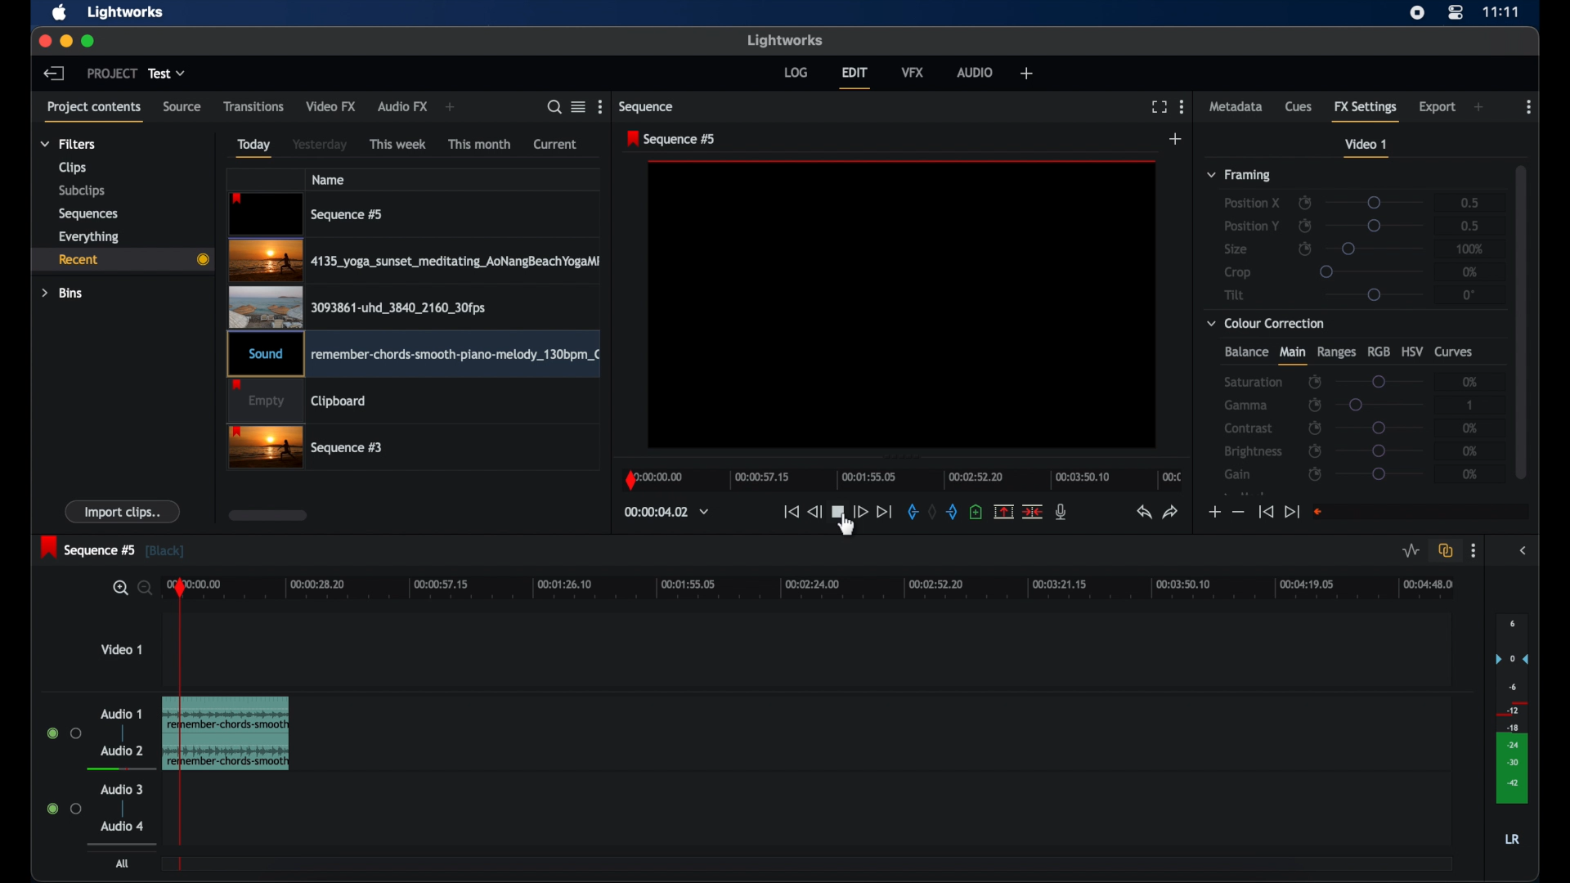 This screenshot has height=883, width=1570. What do you see at coordinates (855, 78) in the screenshot?
I see `edit` at bounding box center [855, 78].